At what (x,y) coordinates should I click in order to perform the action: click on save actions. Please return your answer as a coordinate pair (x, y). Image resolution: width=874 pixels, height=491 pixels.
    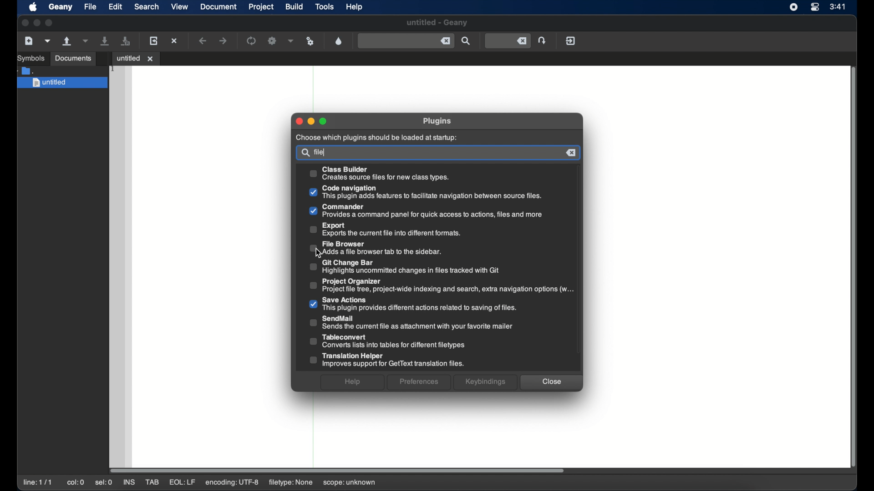
    Looking at the image, I should click on (414, 304).